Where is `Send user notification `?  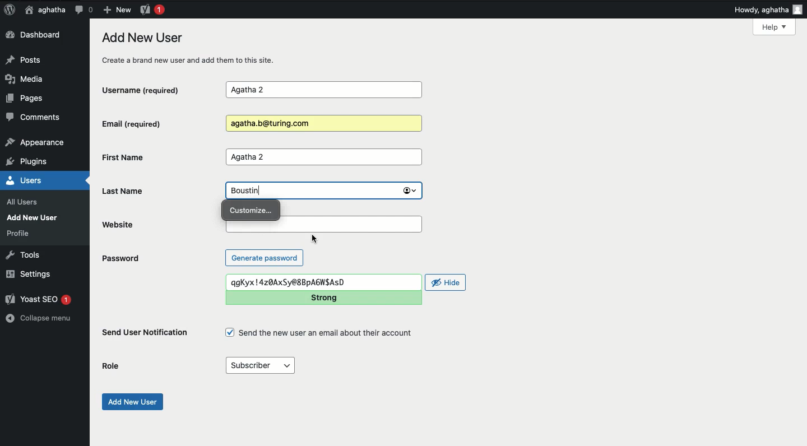 Send user notification  is located at coordinates (146, 334).